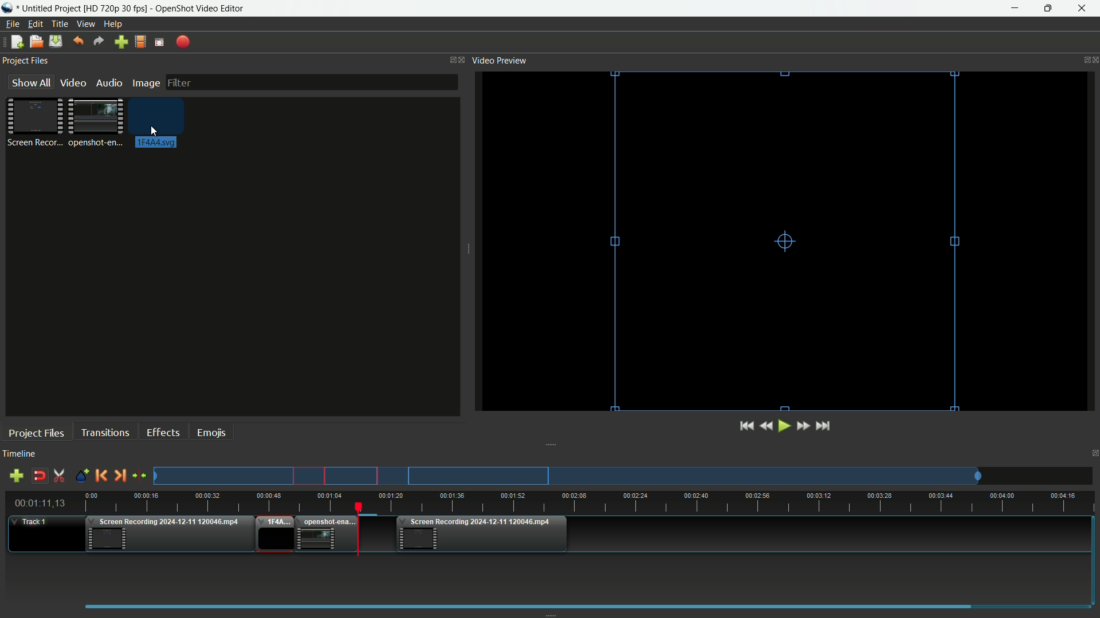 This screenshot has height=618, width=1100. What do you see at coordinates (627, 476) in the screenshot?
I see `Preview track one` at bounding box center [627, 476].